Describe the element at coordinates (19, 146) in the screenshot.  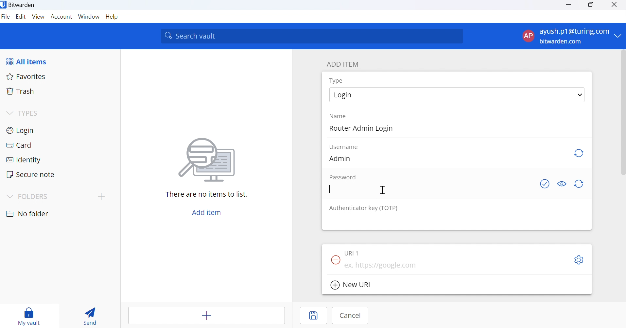
I see `Card` at that location.